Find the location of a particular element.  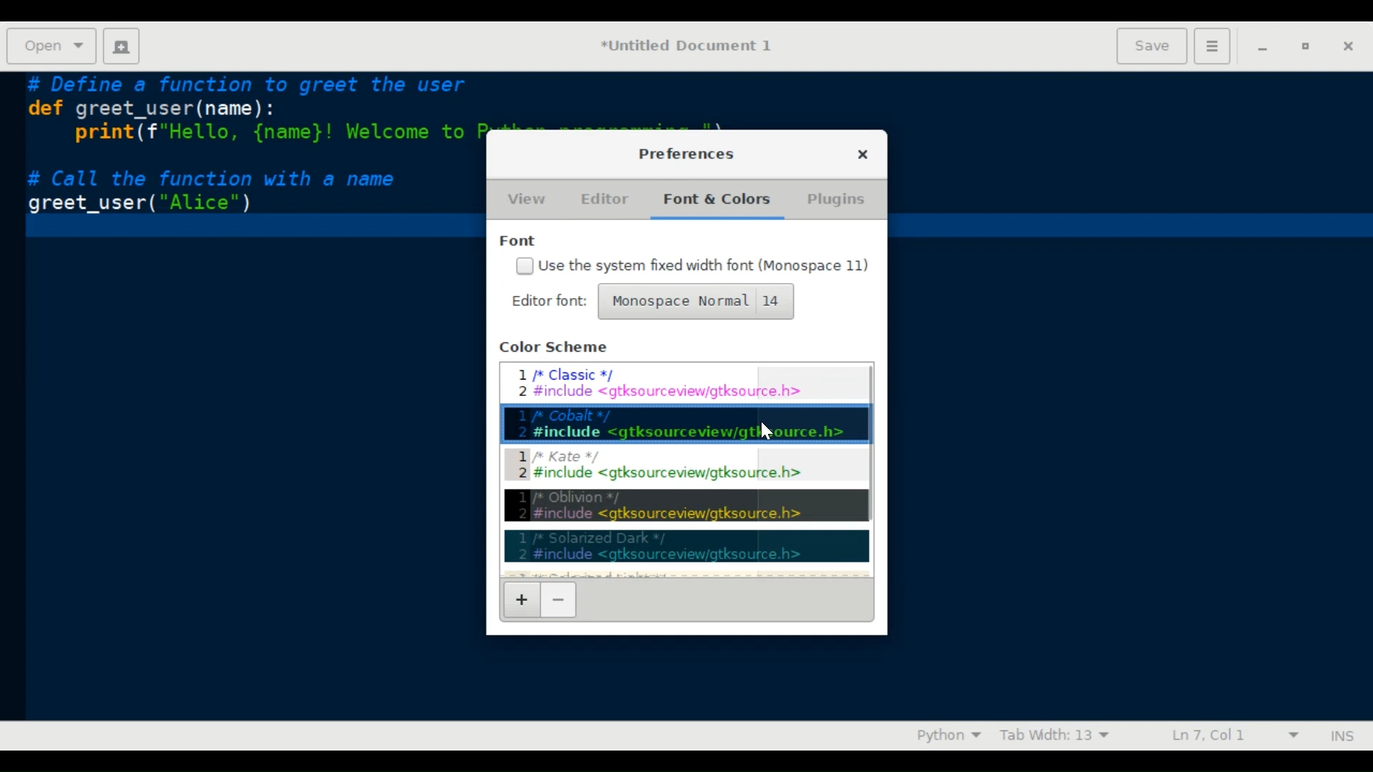

Save is located at coordinates (1153, 45).